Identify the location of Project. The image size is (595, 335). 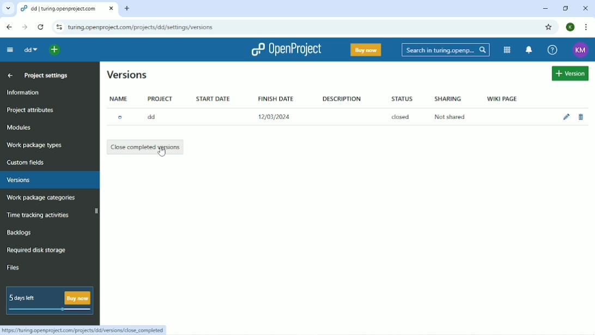
(160, 98).